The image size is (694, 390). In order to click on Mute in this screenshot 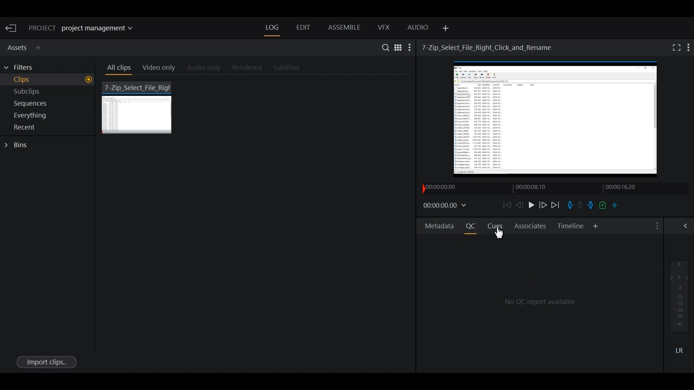, I will do `click(679, 350)`.